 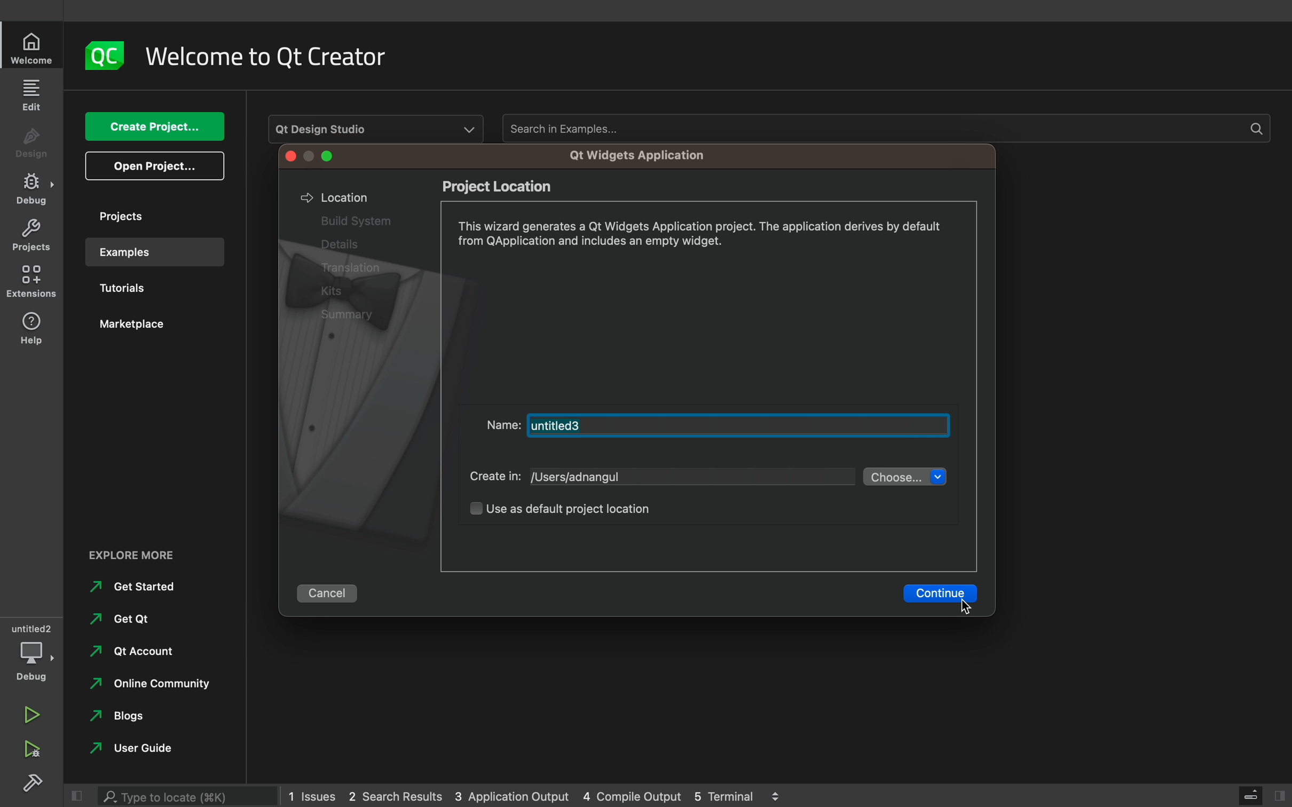 I want to click on checkbox, so click(x=464, y=513).